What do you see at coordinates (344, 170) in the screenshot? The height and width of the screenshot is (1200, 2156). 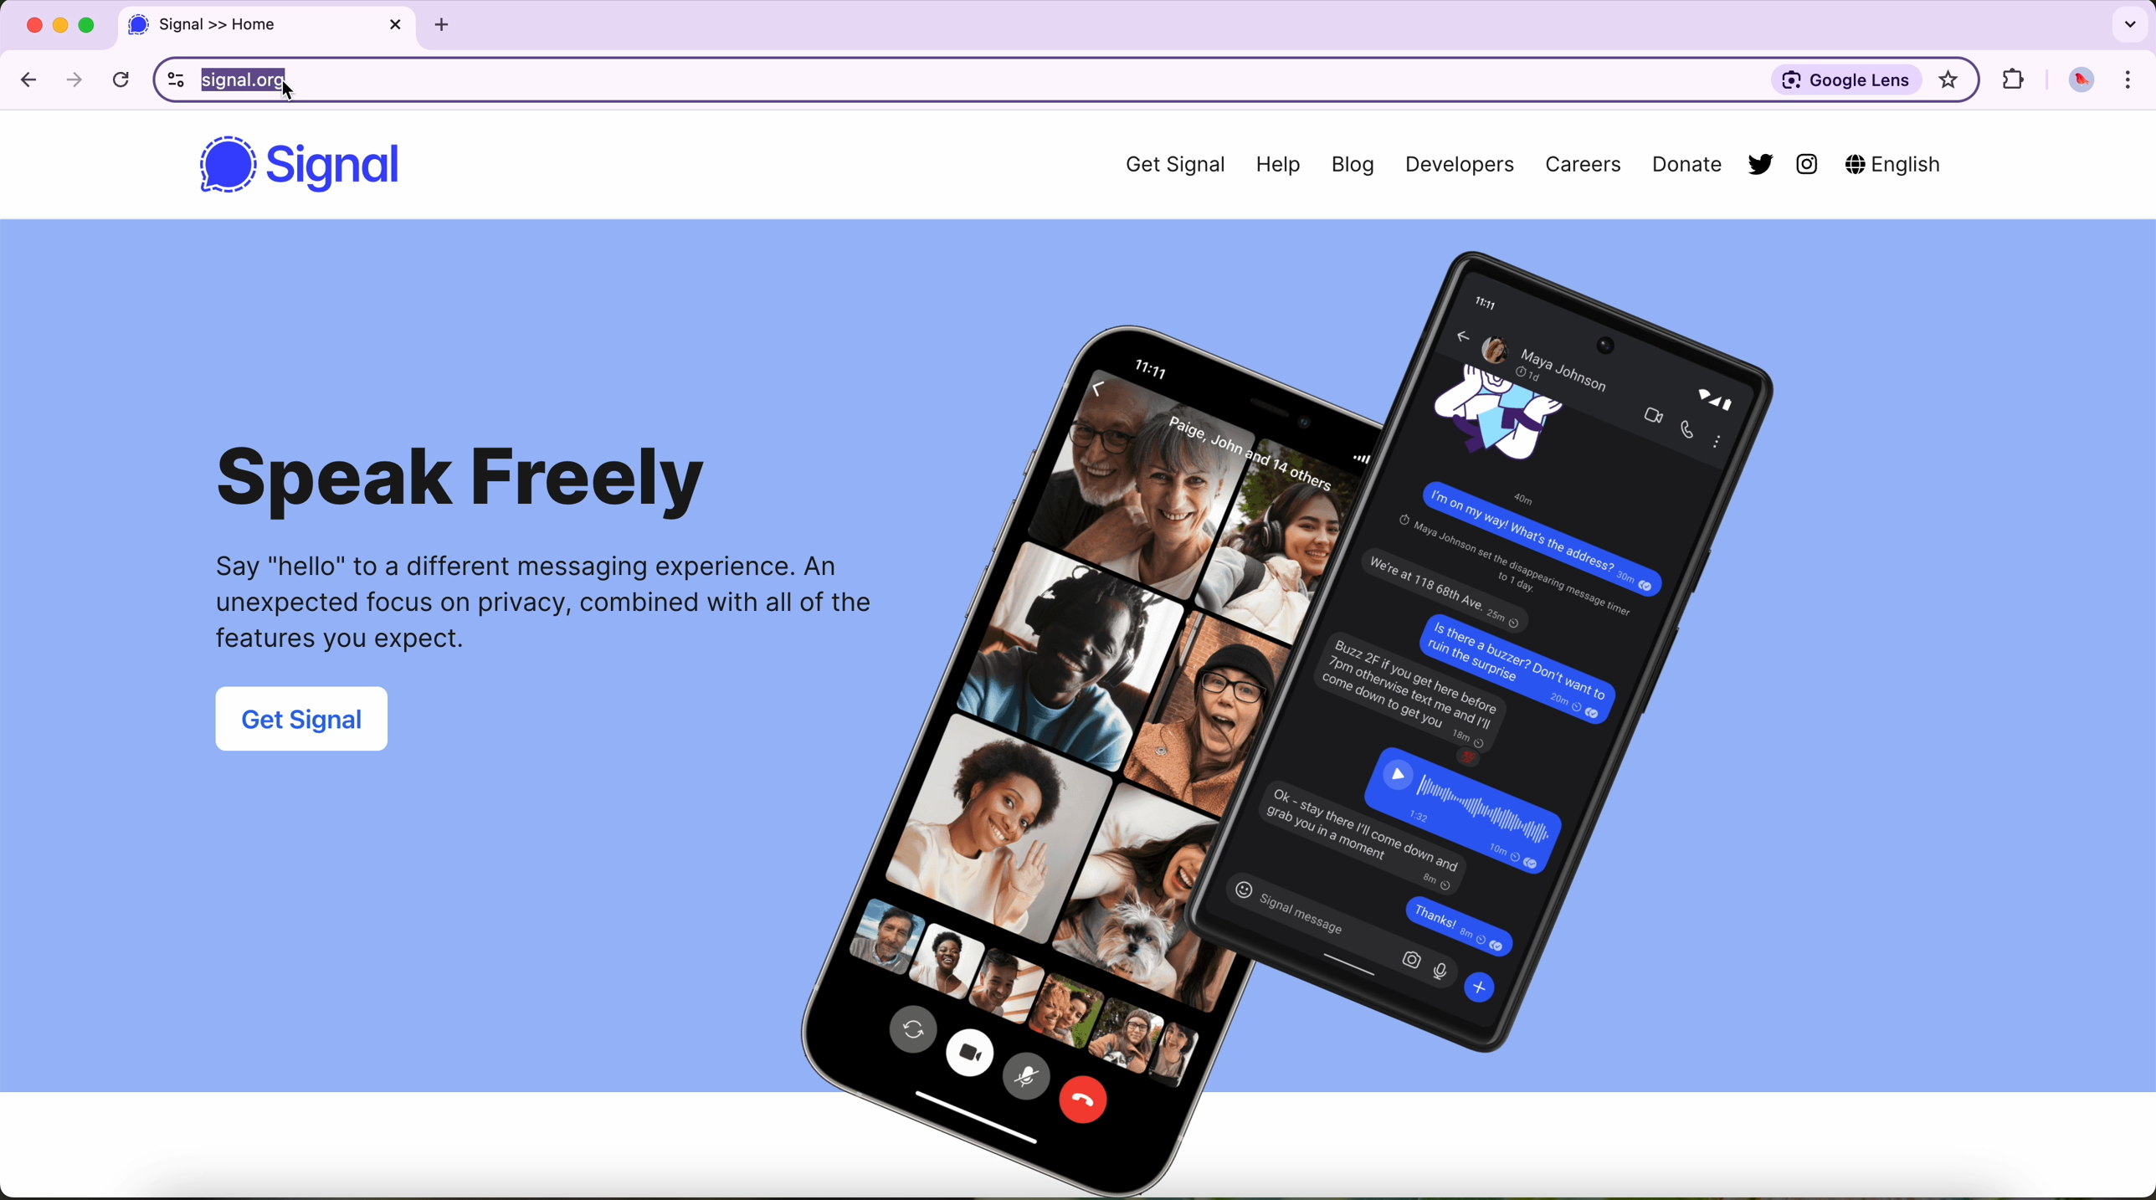 I see `Signal` at bounding box center [344, 170].